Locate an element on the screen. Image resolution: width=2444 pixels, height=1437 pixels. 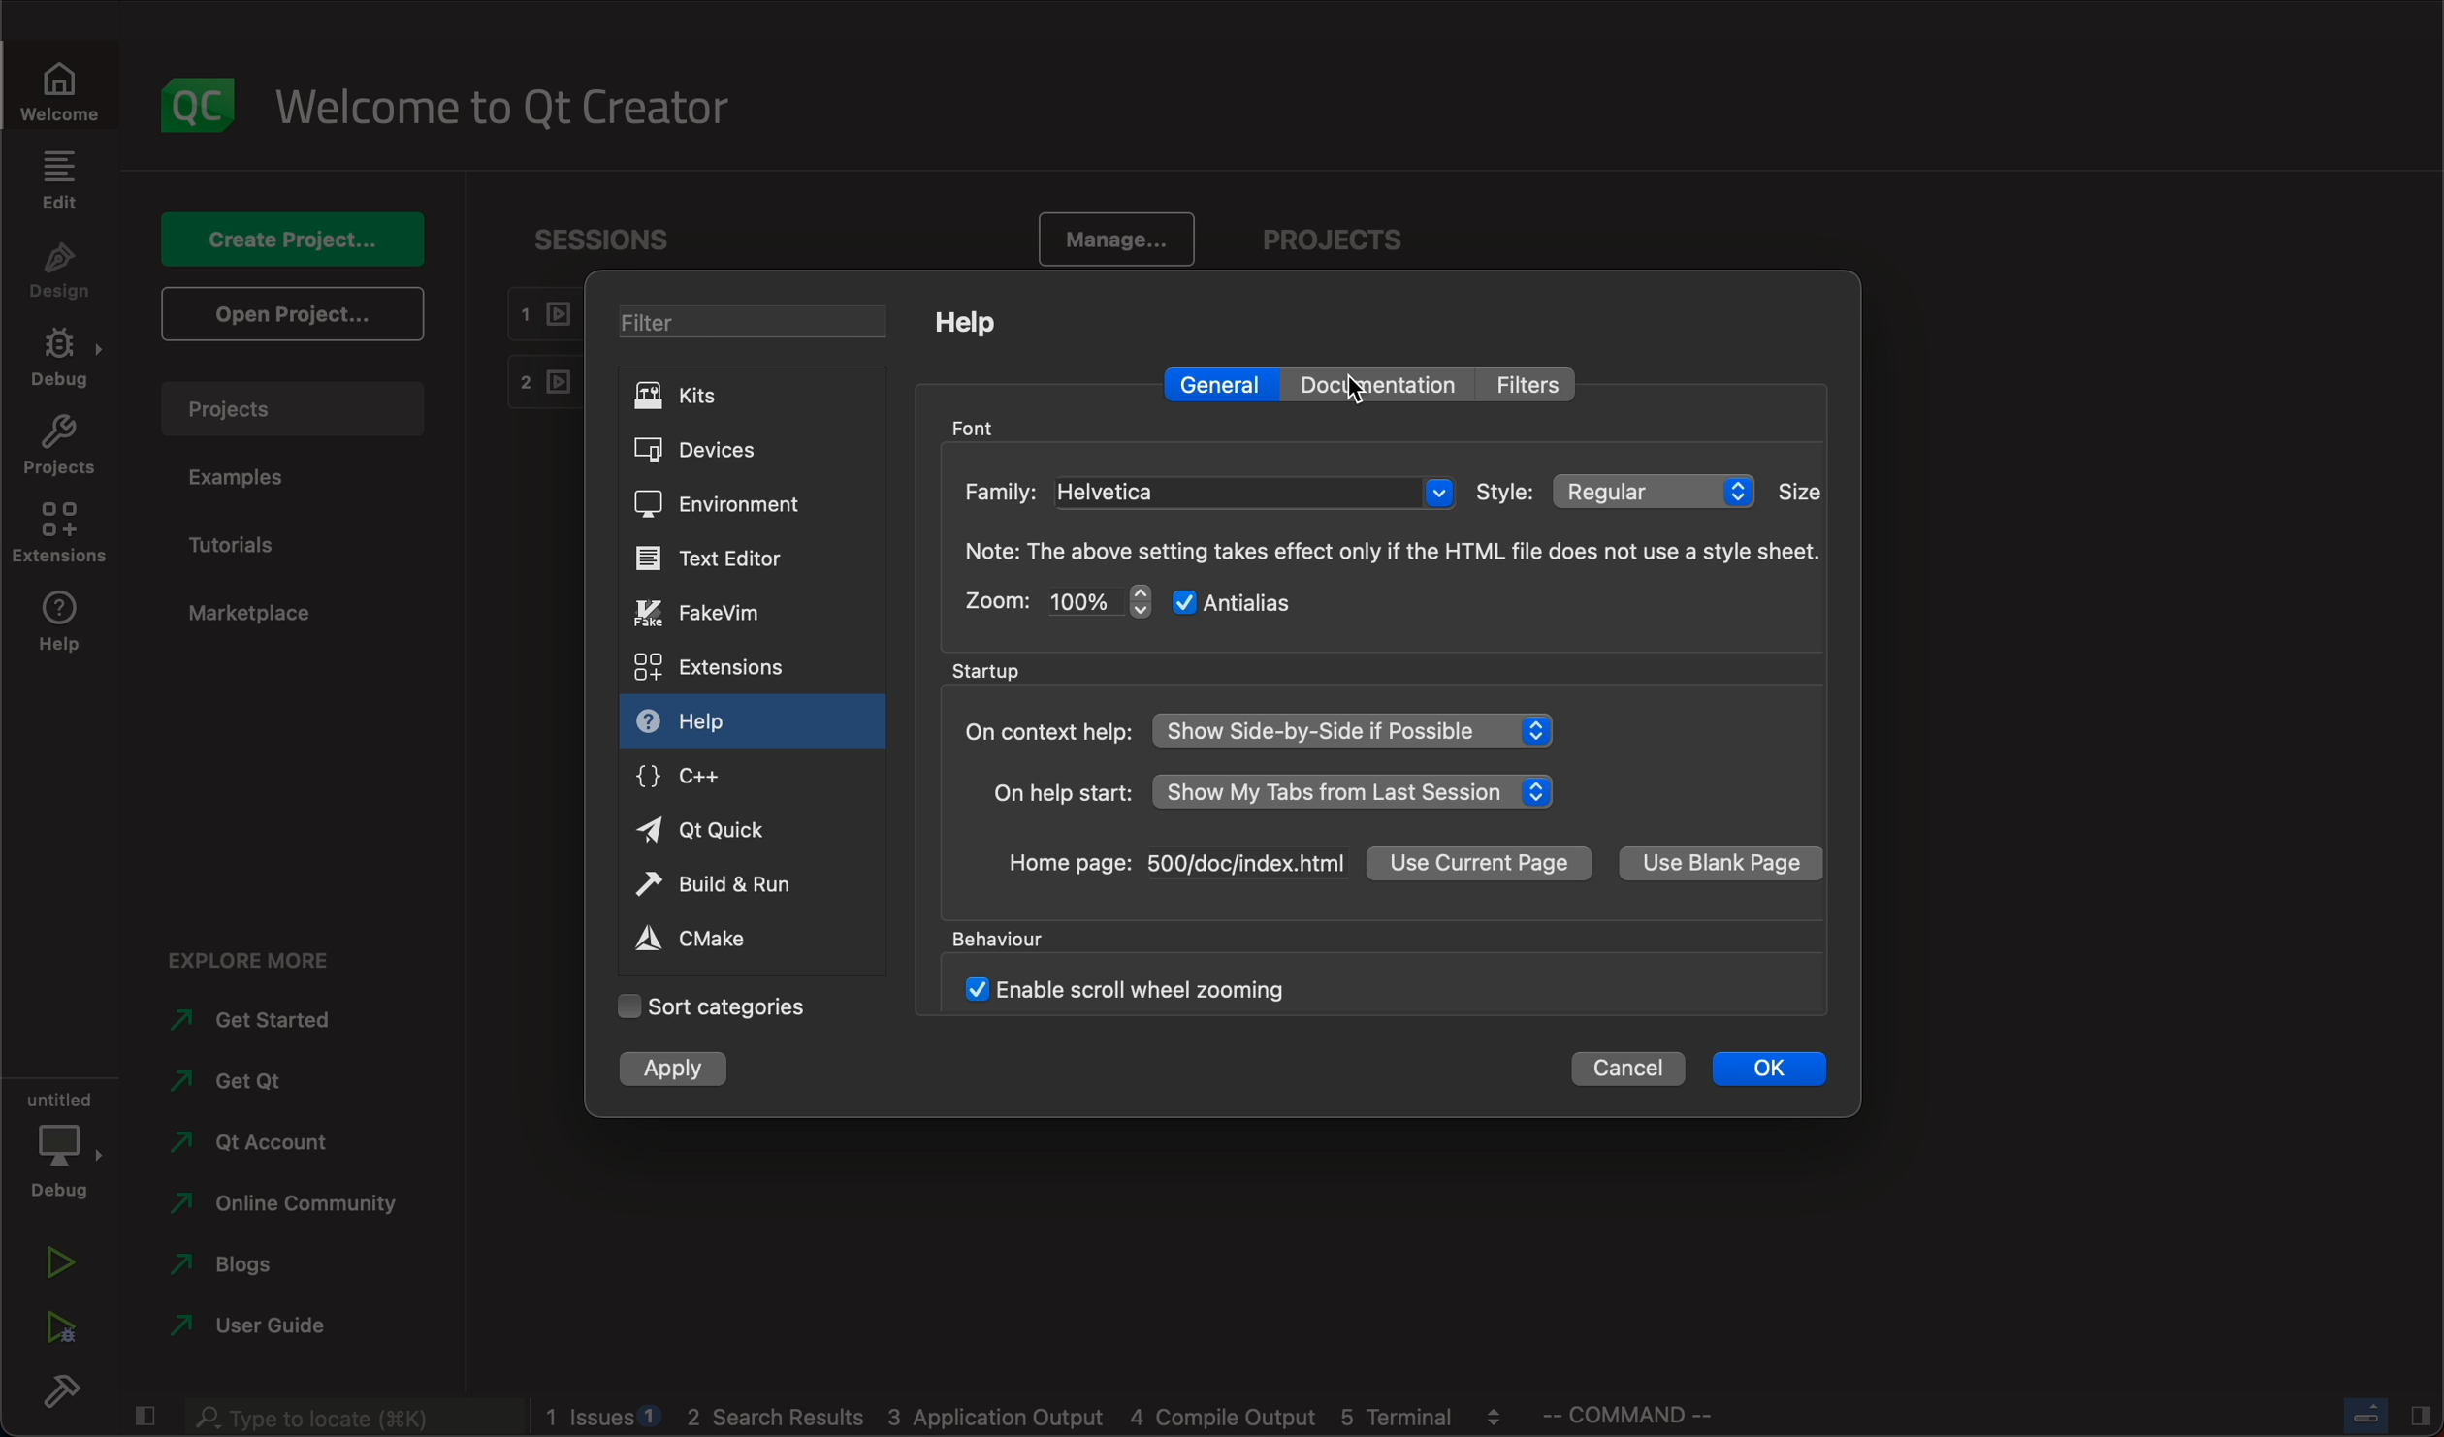
kits is located at coordinates (761, 399).